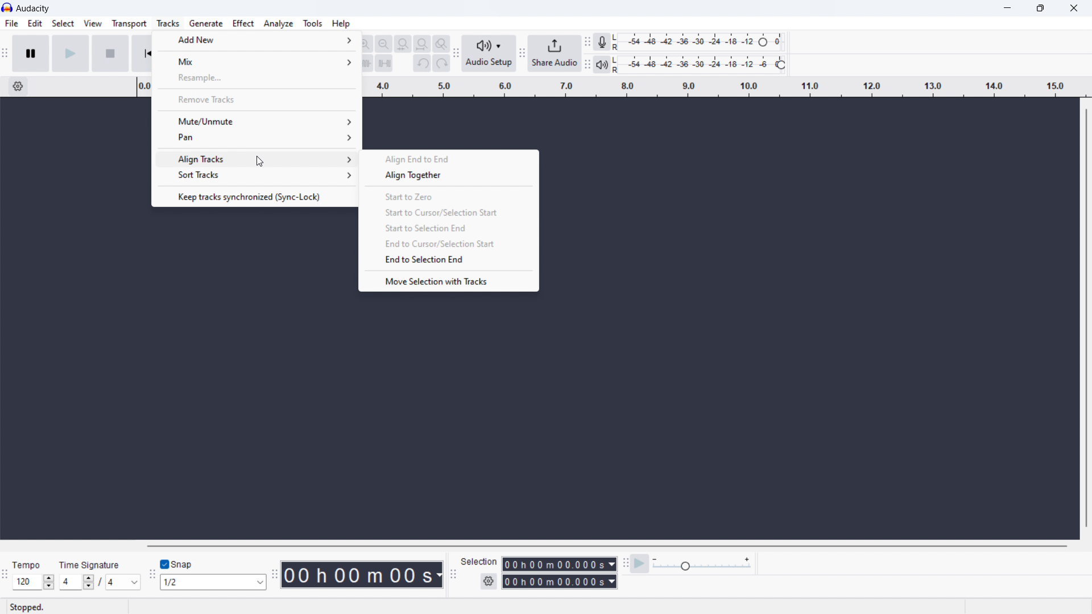 The image size is (1092, 614). Describe the element at coordinates (700, 42) in the screenshot. I see `recording level` at that location.